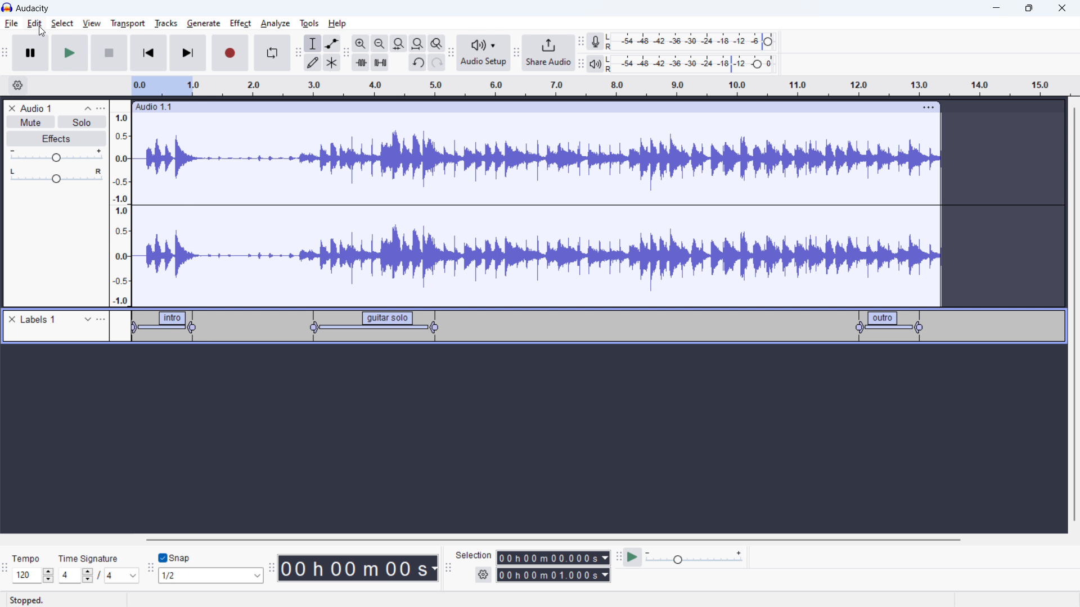 The image size is (1080, 607). I want to click on enable loop, so click(272, 52).